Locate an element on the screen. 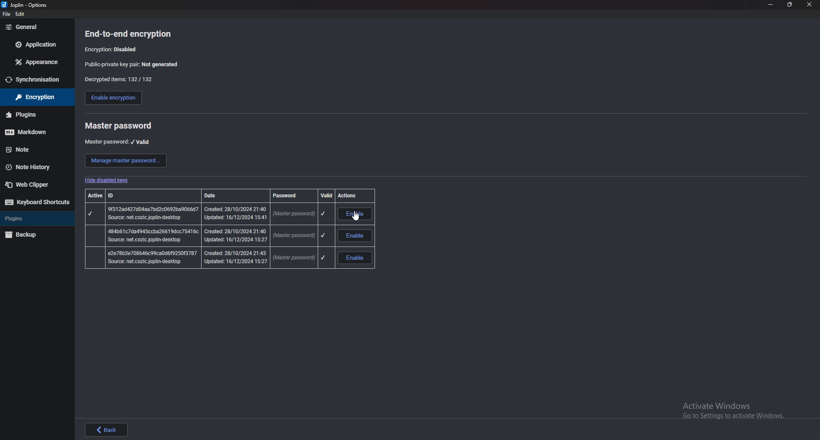 This screenshot has height=440, width=820. encryption is located at coordinates (37, 97).